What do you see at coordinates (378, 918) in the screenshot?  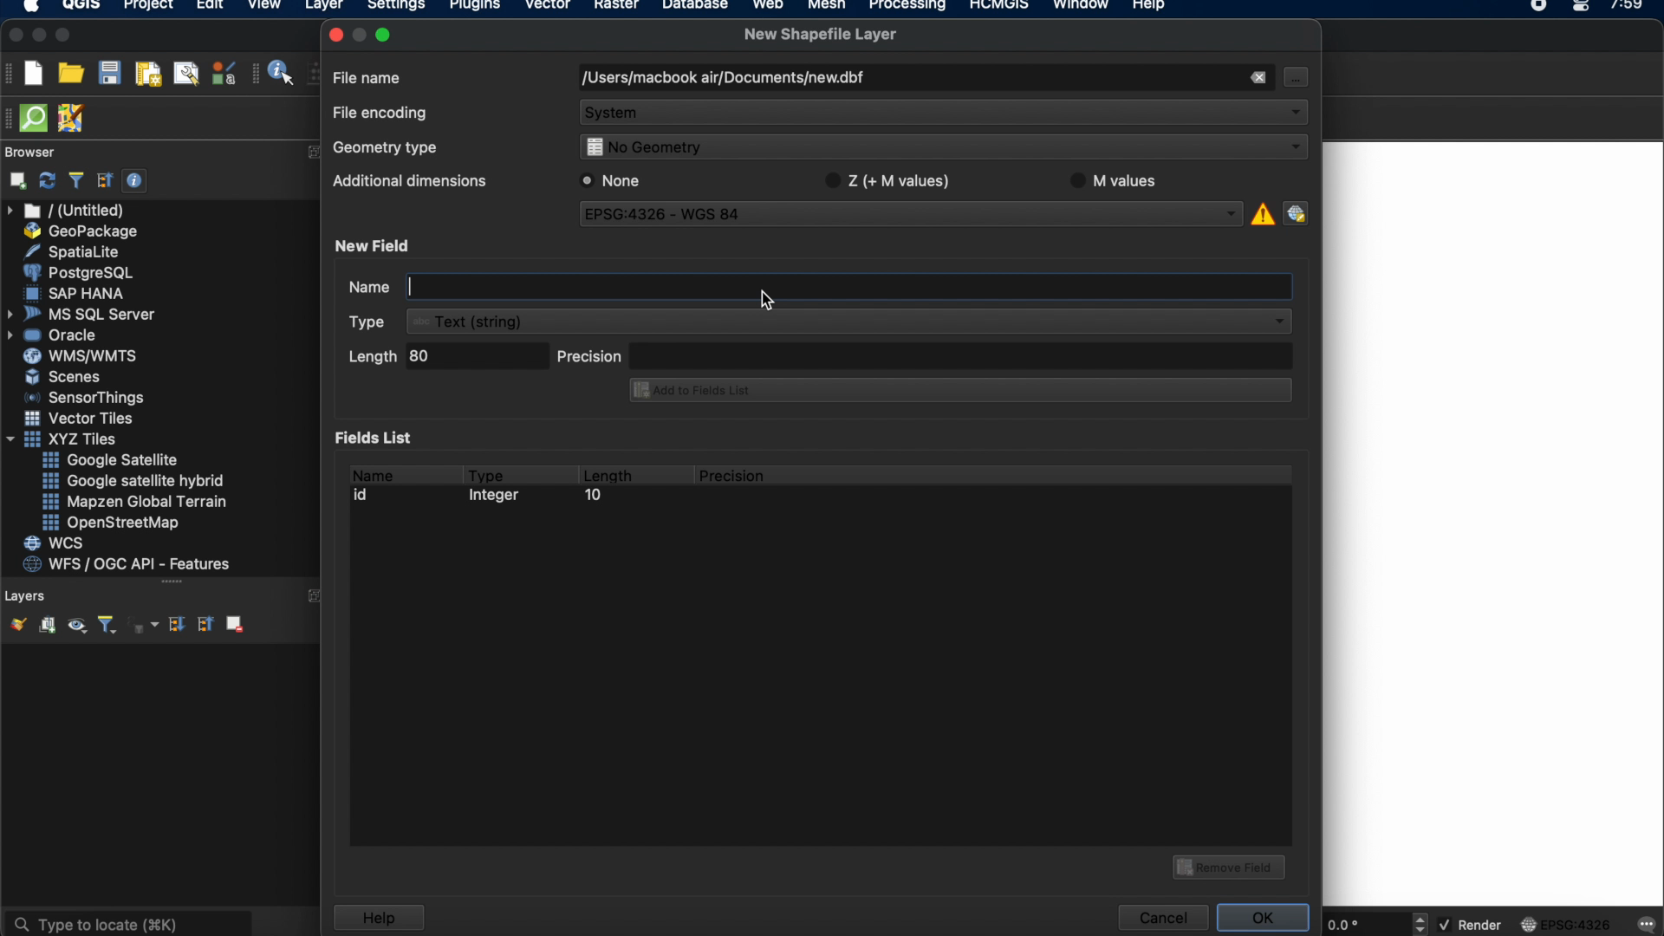 I see `help` at bounding box center [378, 918].